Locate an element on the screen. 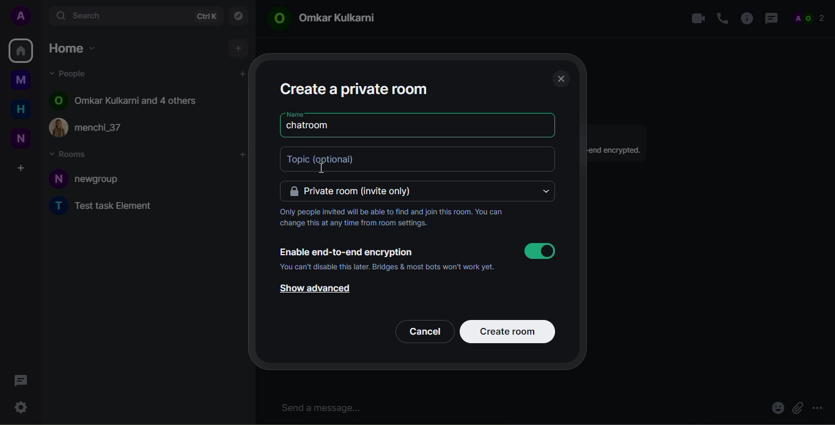  chatroom is located at coordinates (310, 126).